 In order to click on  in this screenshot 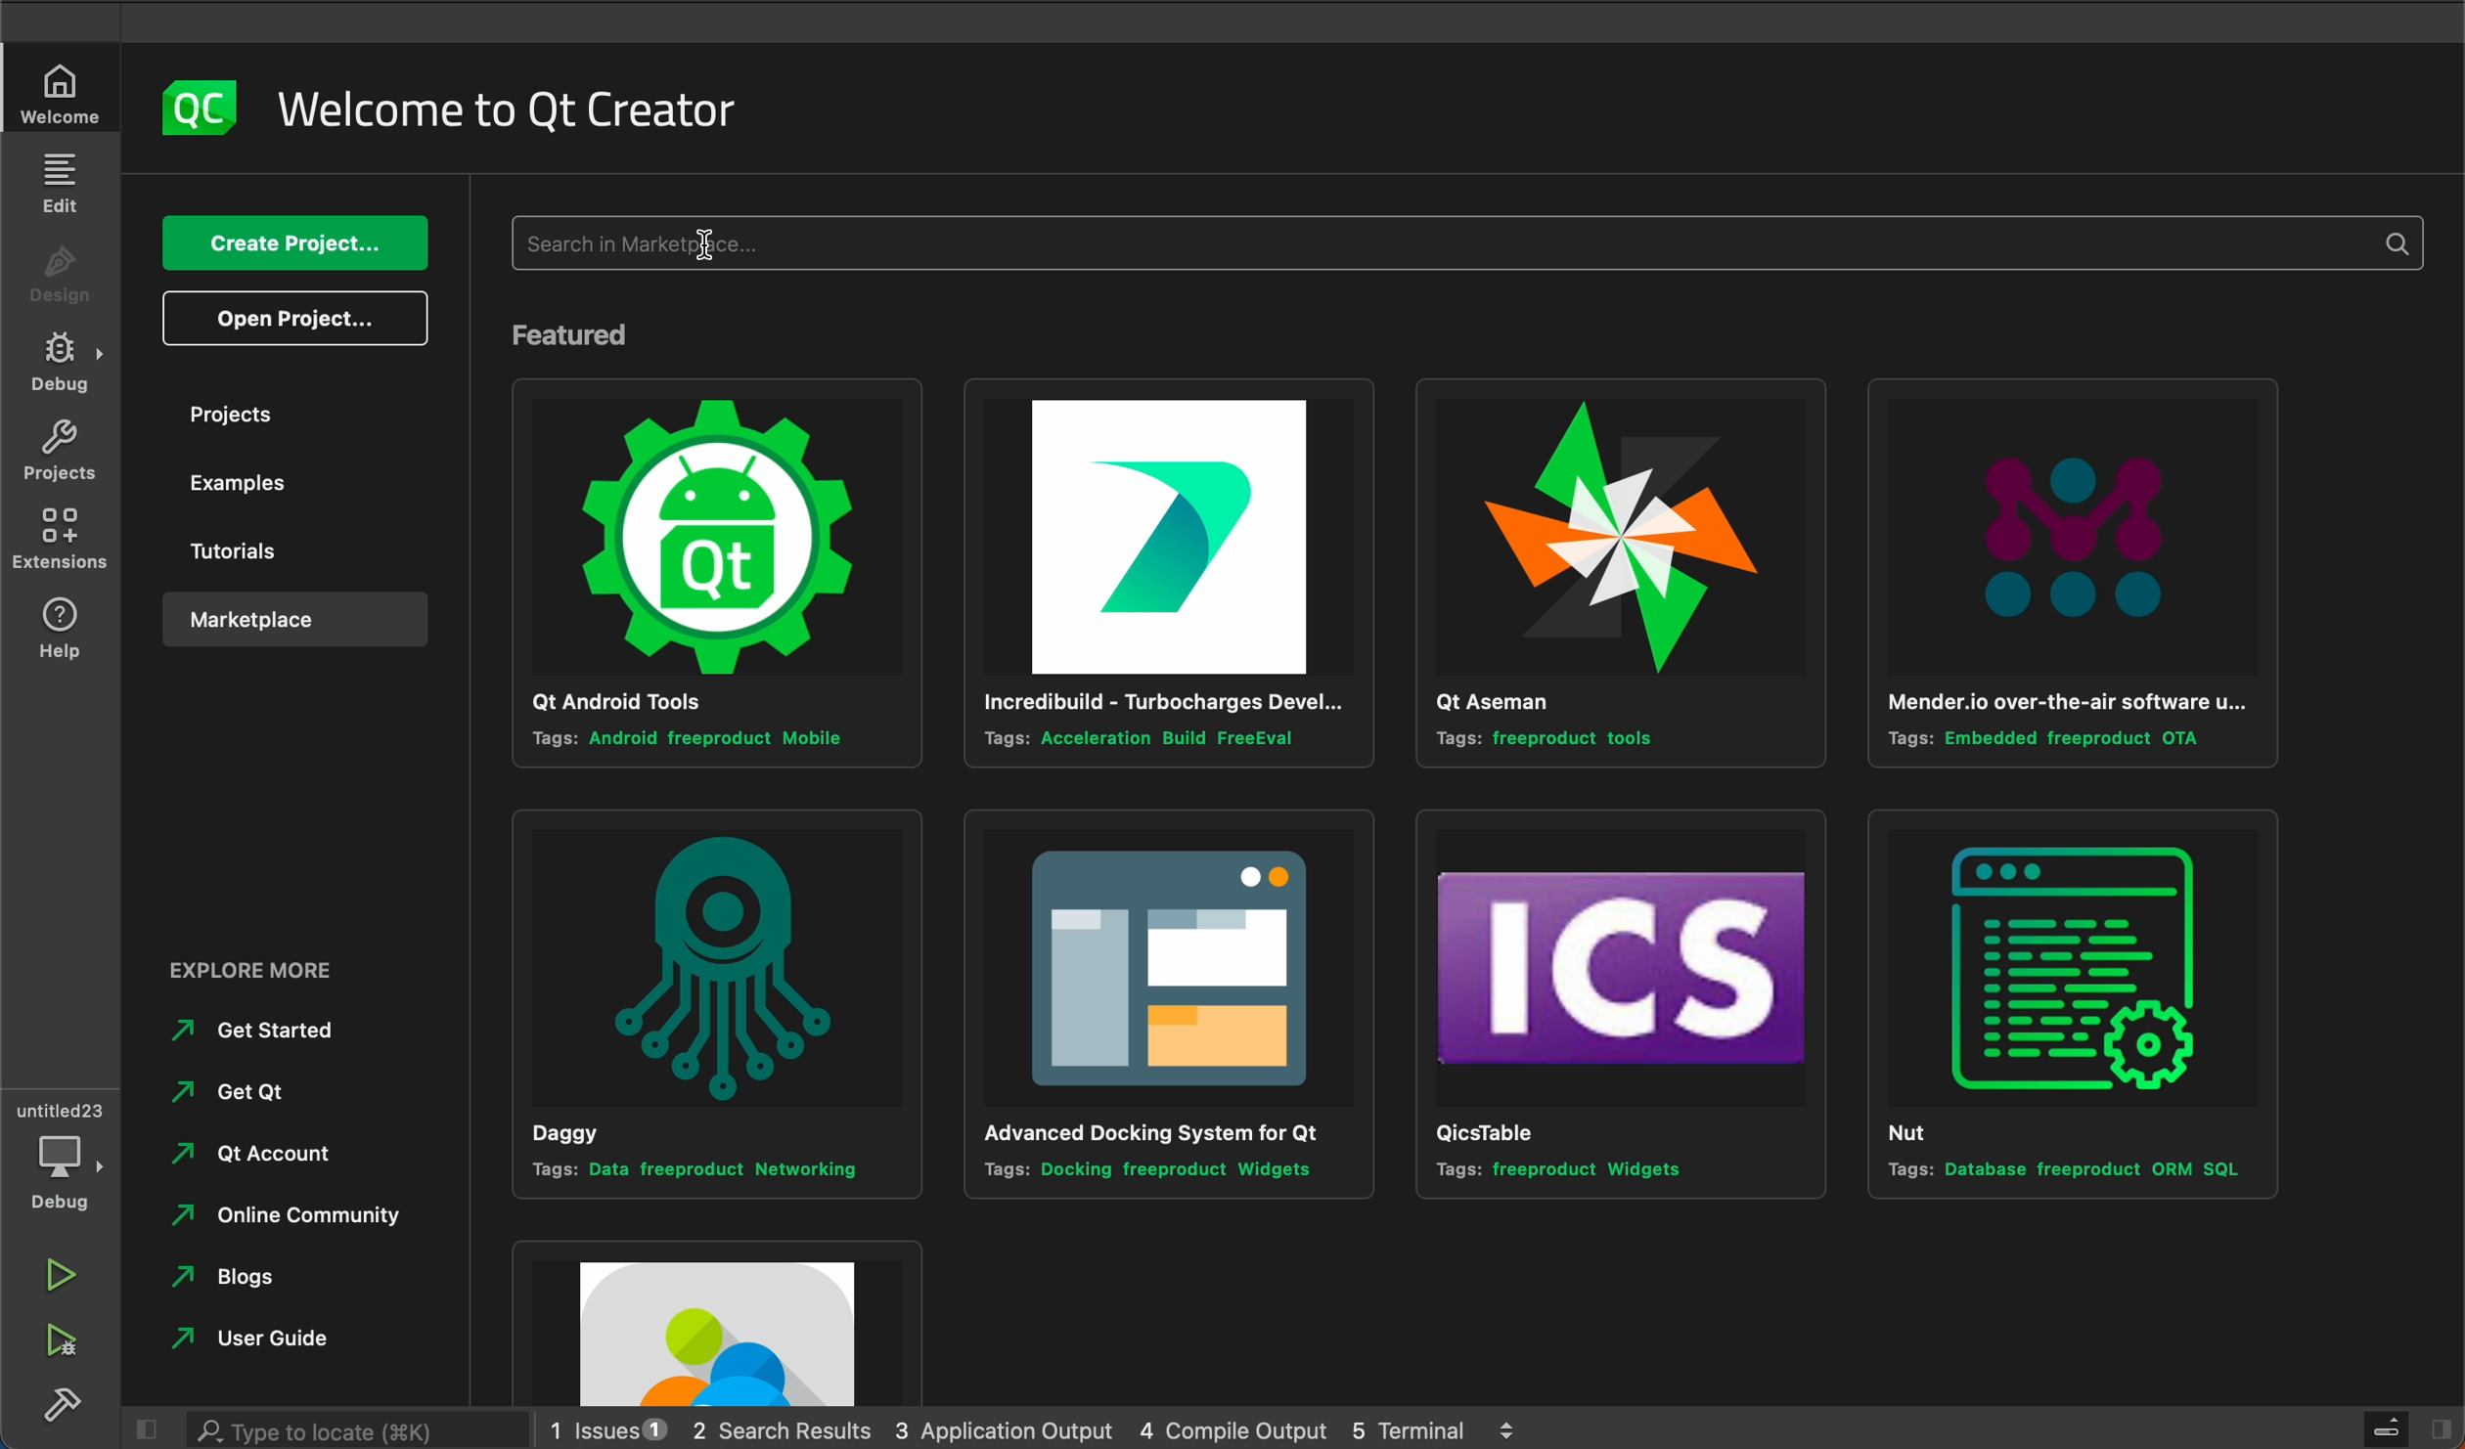, I will do `click(259, 1152)`.